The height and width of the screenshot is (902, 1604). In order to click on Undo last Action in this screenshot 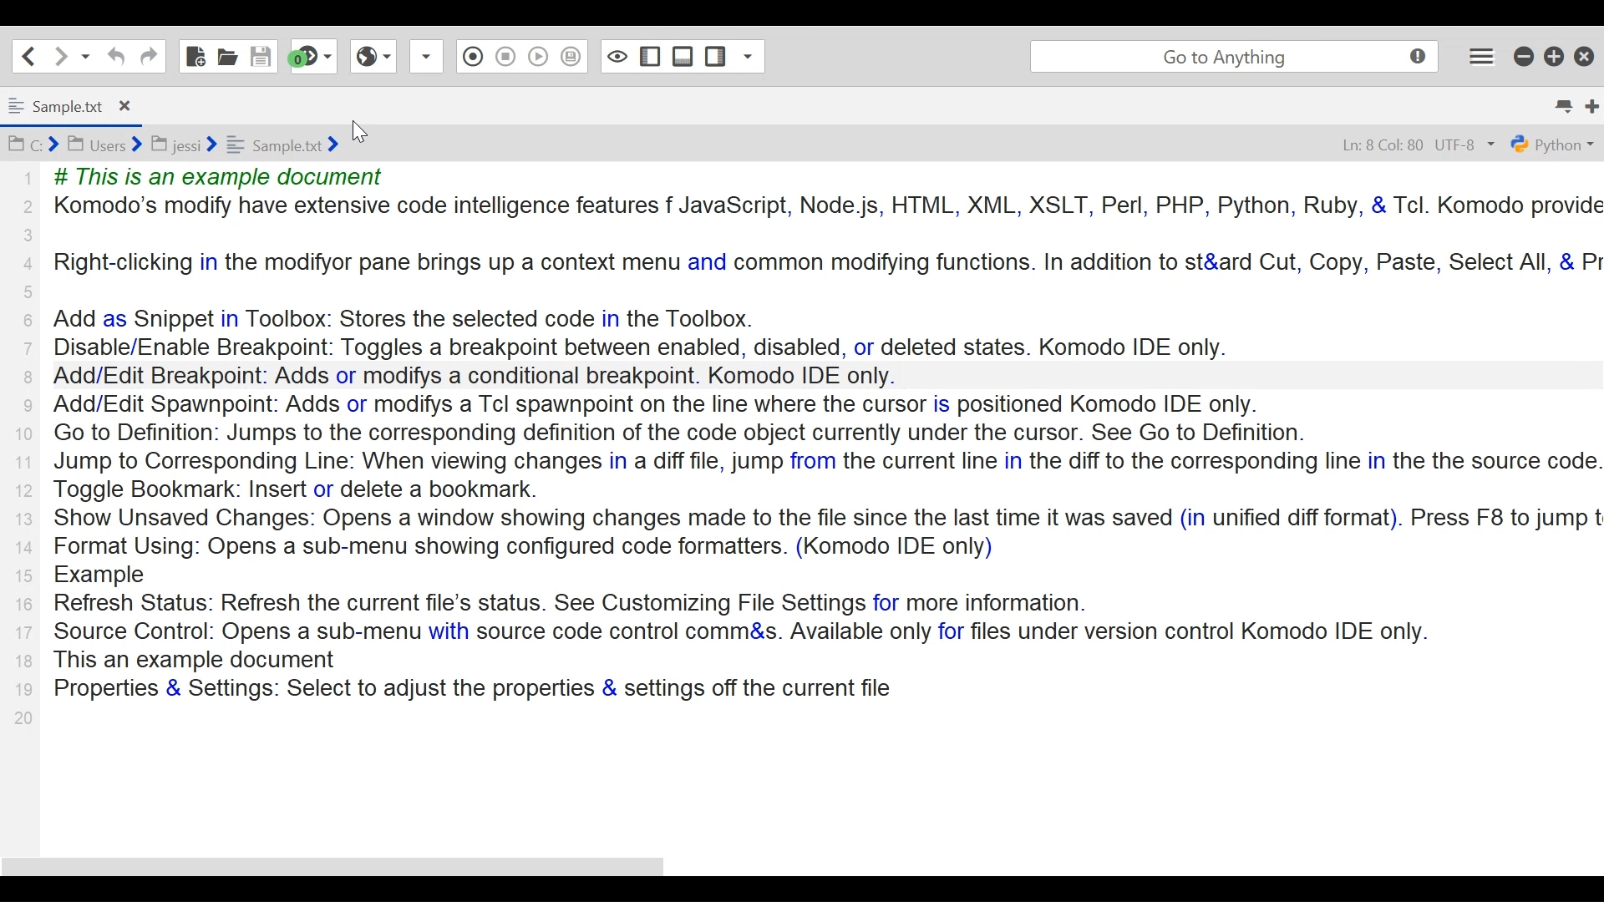, I will do `click(118, 55)`.